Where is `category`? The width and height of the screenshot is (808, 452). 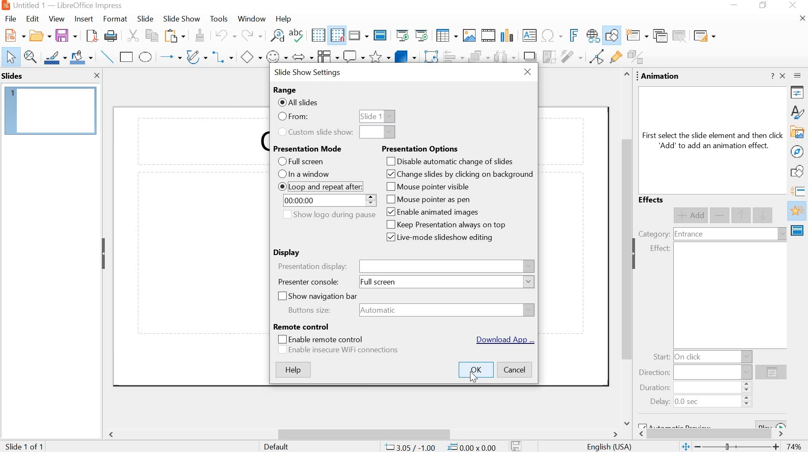 category is located at coordinates (654, 234).